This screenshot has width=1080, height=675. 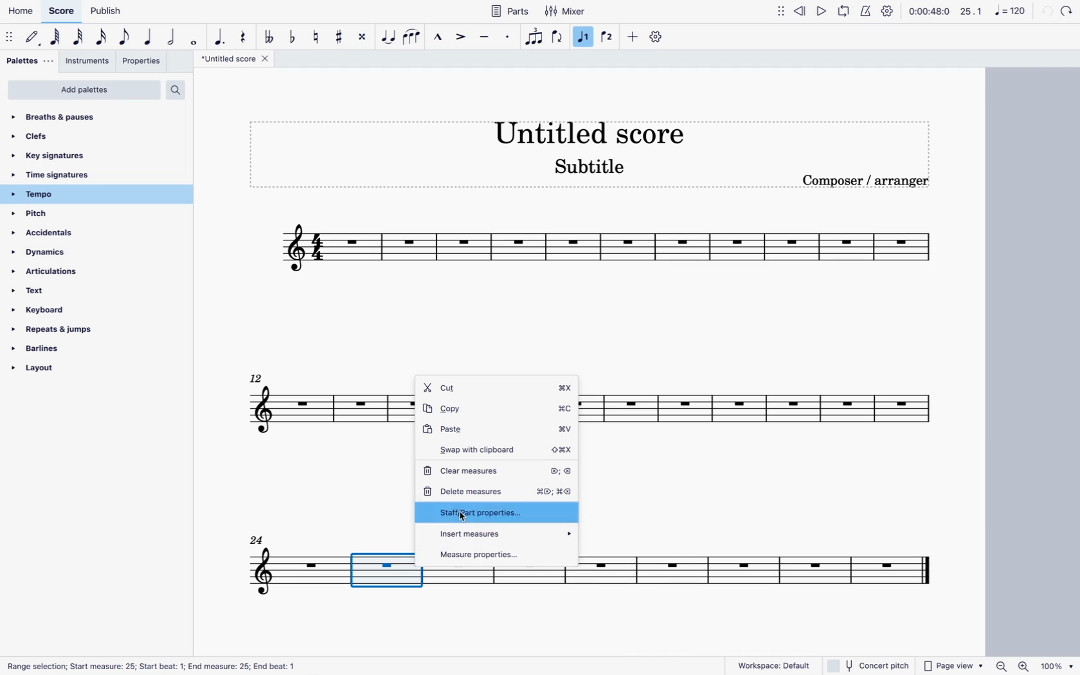 I want to click on breaths & pauses, so click(x=62, y=117).